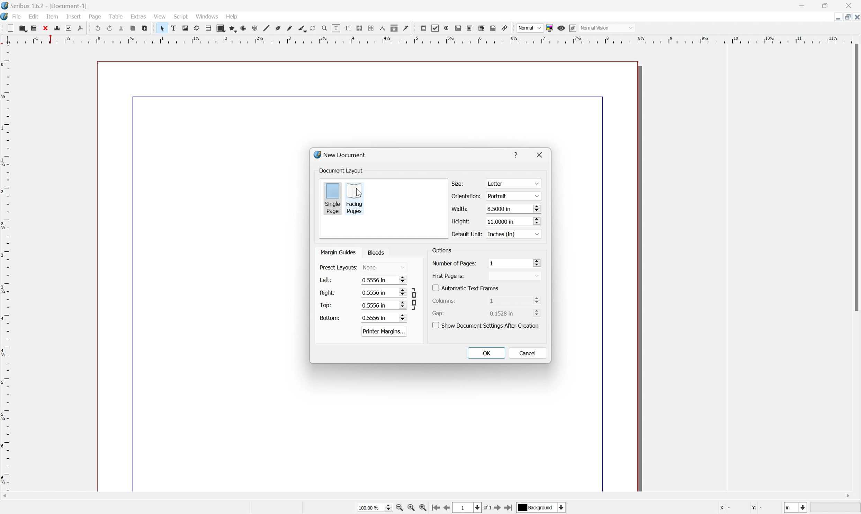  What do you see at coordinates (10, 28) in the screenshot?
I see `New` at bounding box center [10, 28].